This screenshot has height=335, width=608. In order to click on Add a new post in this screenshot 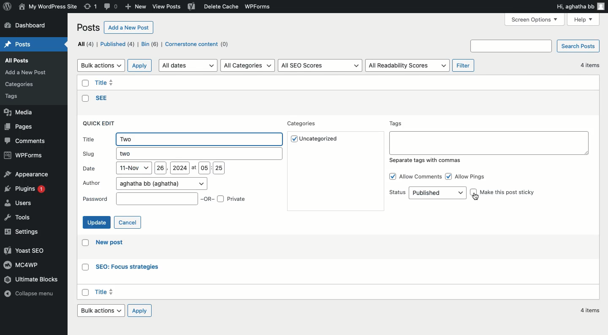, I will do `click(130, 28)`.